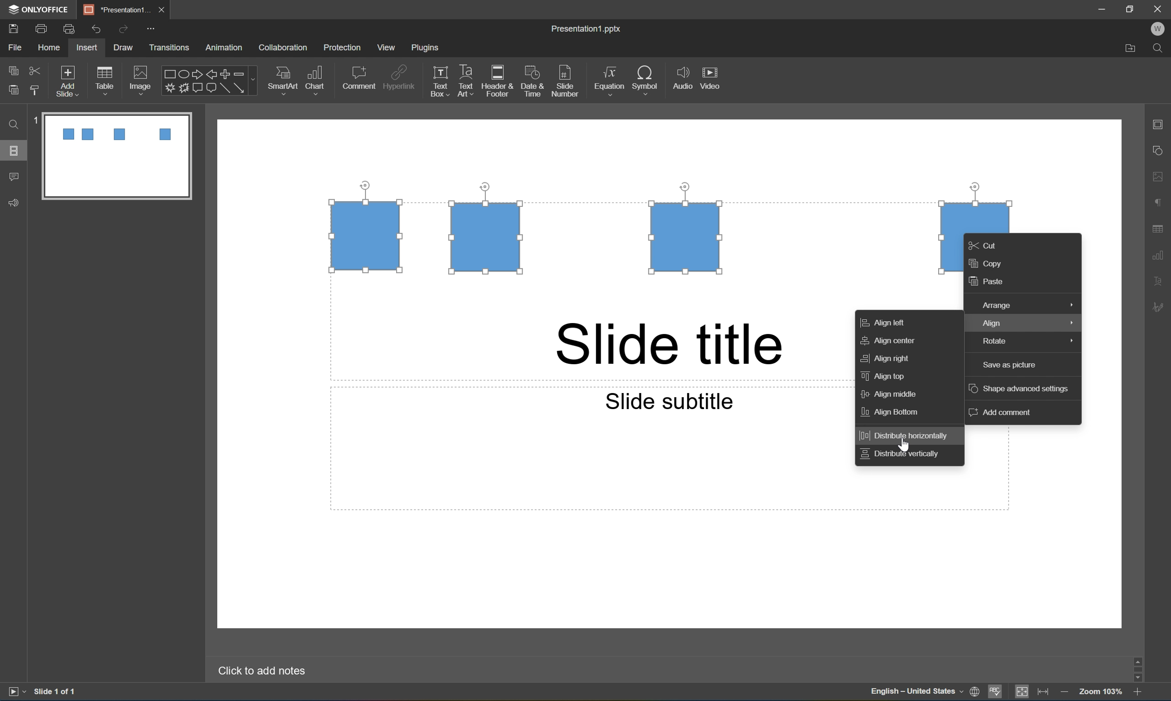  I want to click on feedback & support, so click(13, 203).